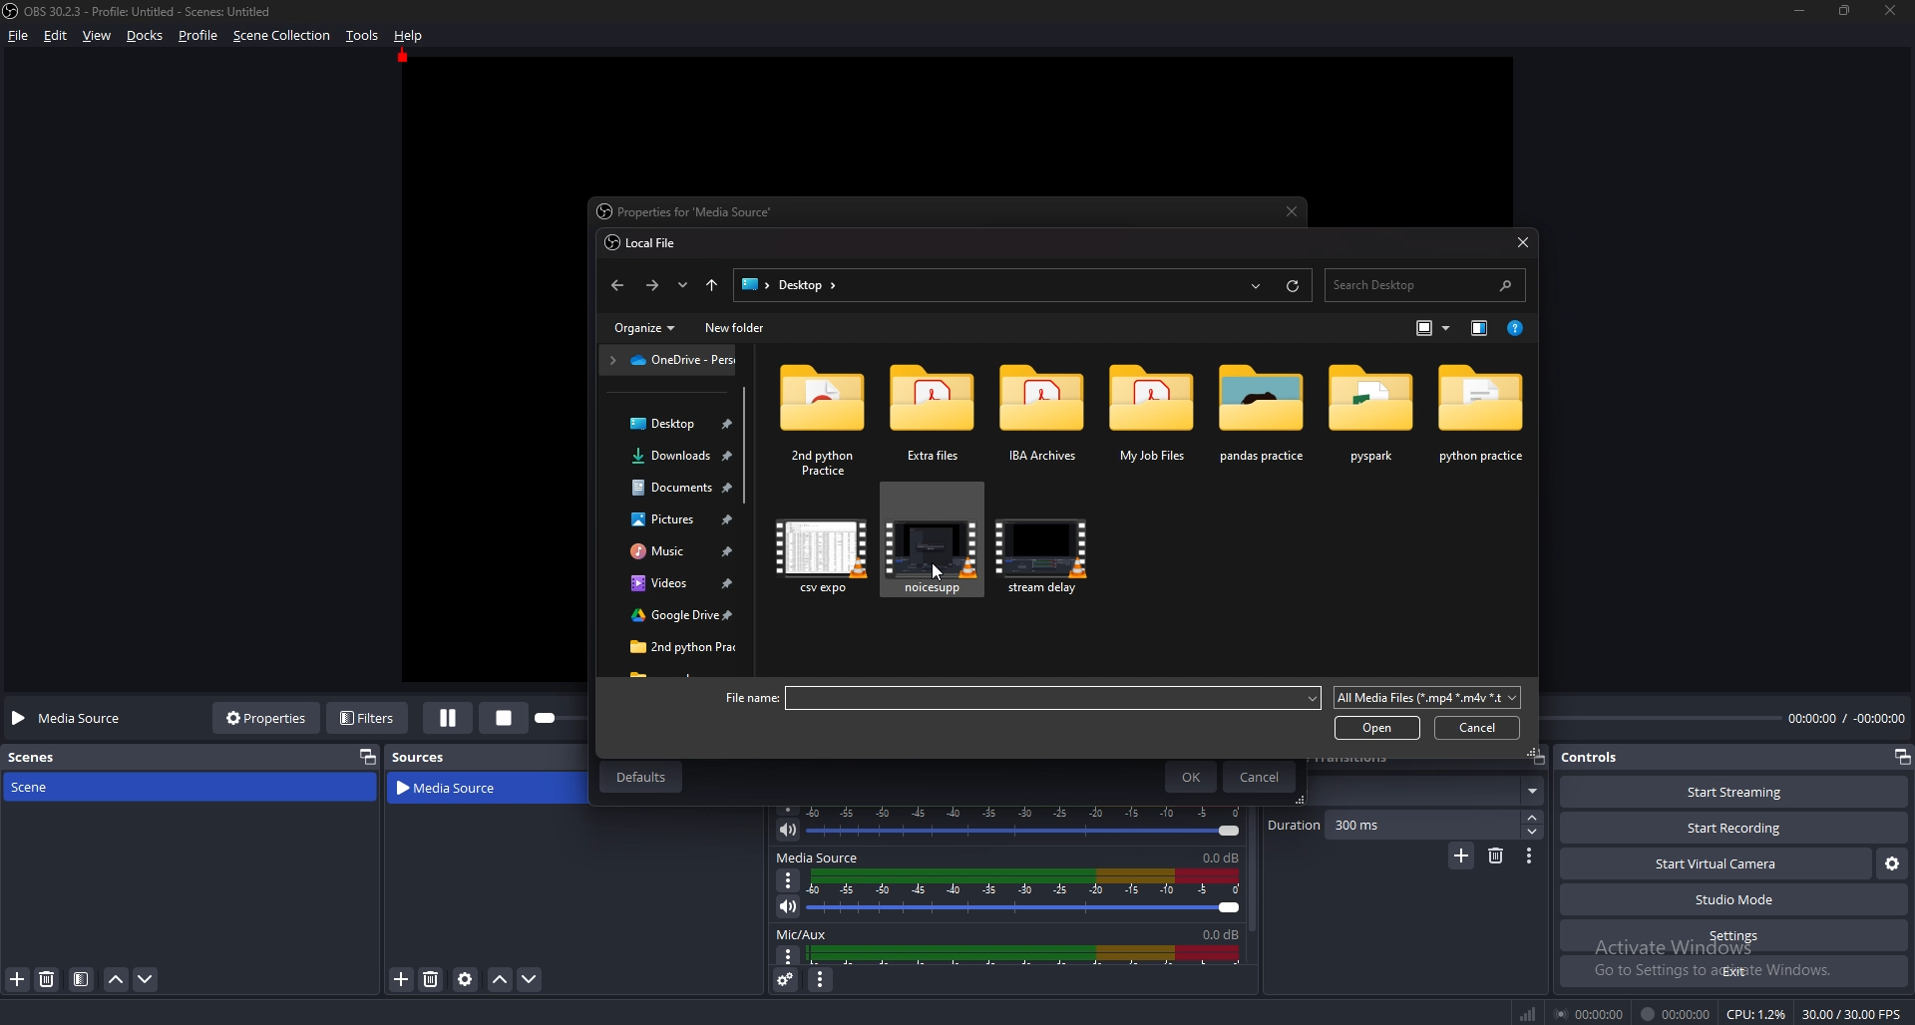  I want to click on Advanced audio properties, so click(788, 979).